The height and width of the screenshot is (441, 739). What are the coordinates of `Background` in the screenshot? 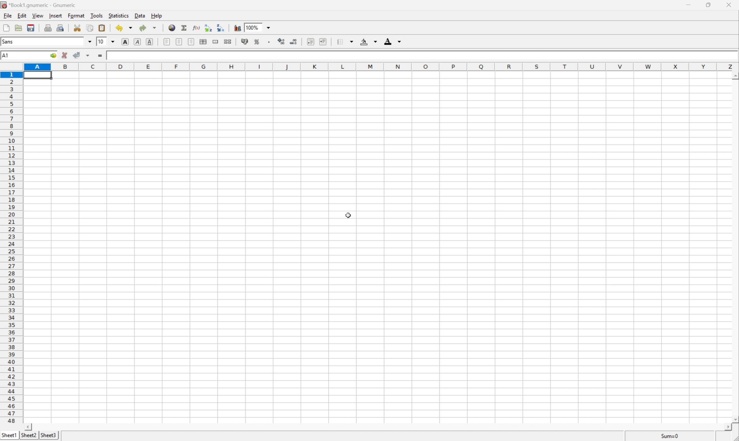 It's located at (369, 42).